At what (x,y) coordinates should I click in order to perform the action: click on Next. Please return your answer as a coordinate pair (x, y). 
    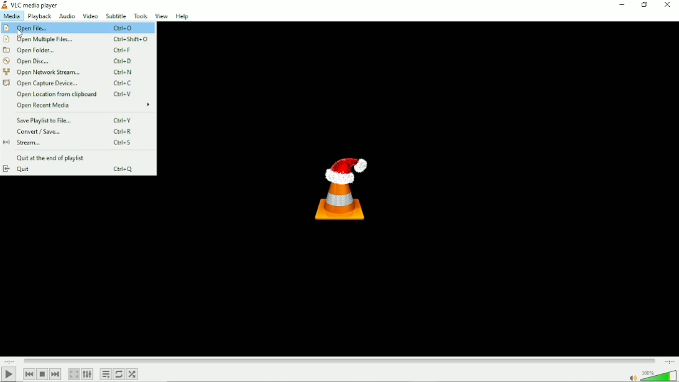
    Looking at the image, I should click on (56, 374).